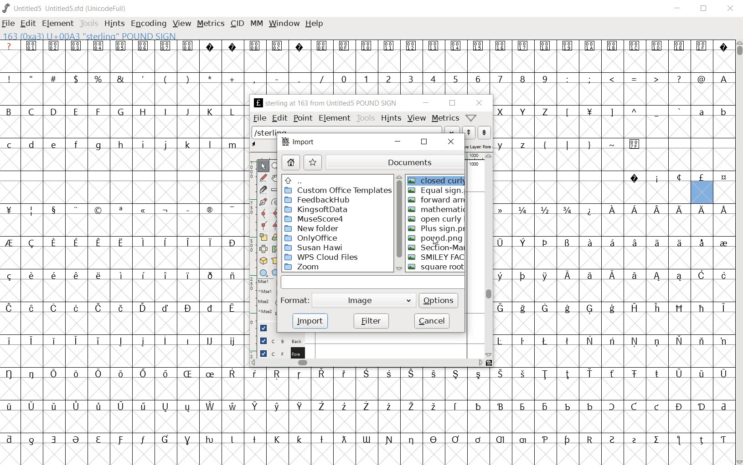  I want to click on Symbol, so click(590, 373).